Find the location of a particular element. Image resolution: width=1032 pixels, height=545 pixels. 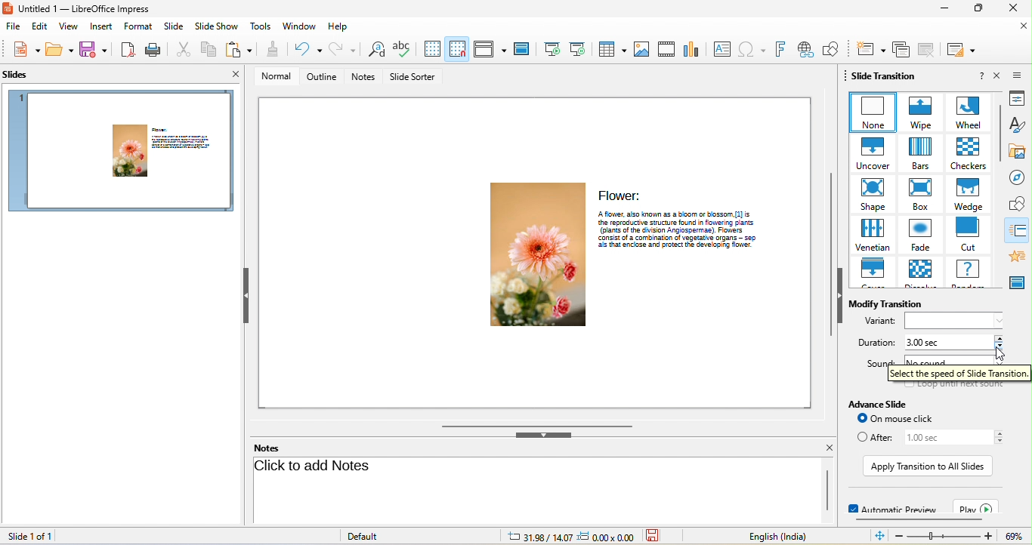

text language is located at coordinates (786, 537).